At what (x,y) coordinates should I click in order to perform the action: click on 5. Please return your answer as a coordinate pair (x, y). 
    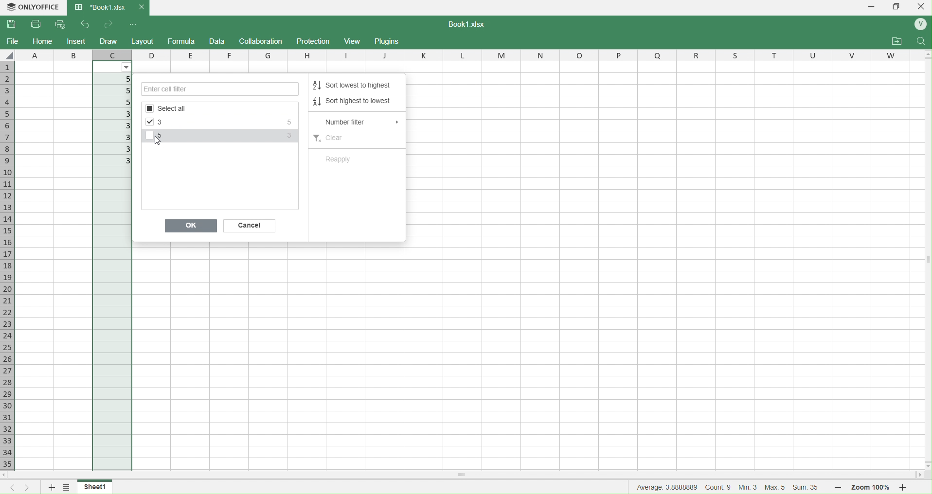
    Looking at the image, I should click on (285, 123).